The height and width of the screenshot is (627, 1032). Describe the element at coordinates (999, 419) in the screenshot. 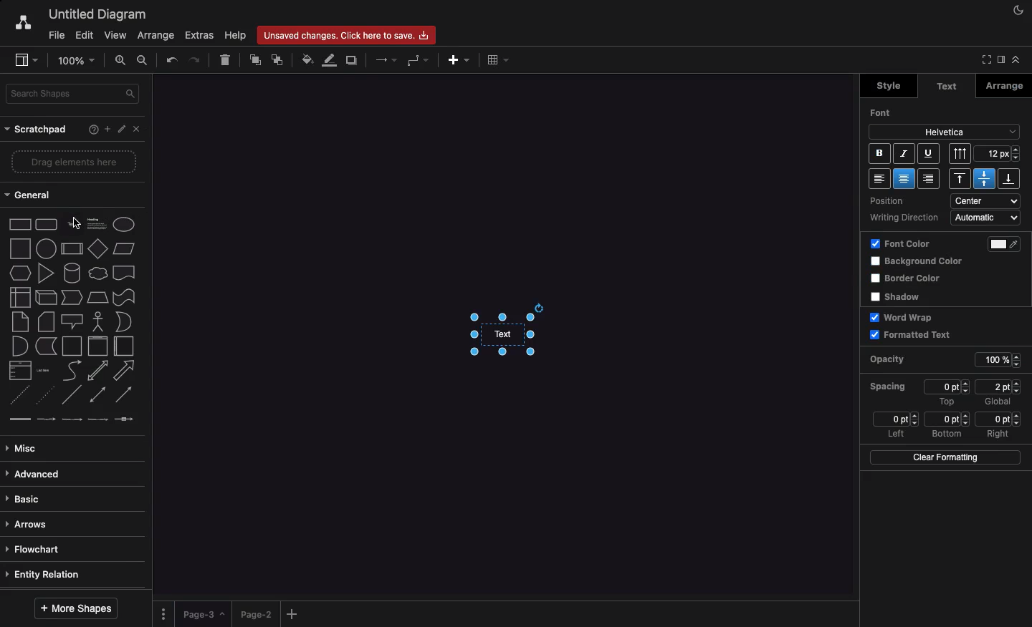

I see `0 pt` at that location.